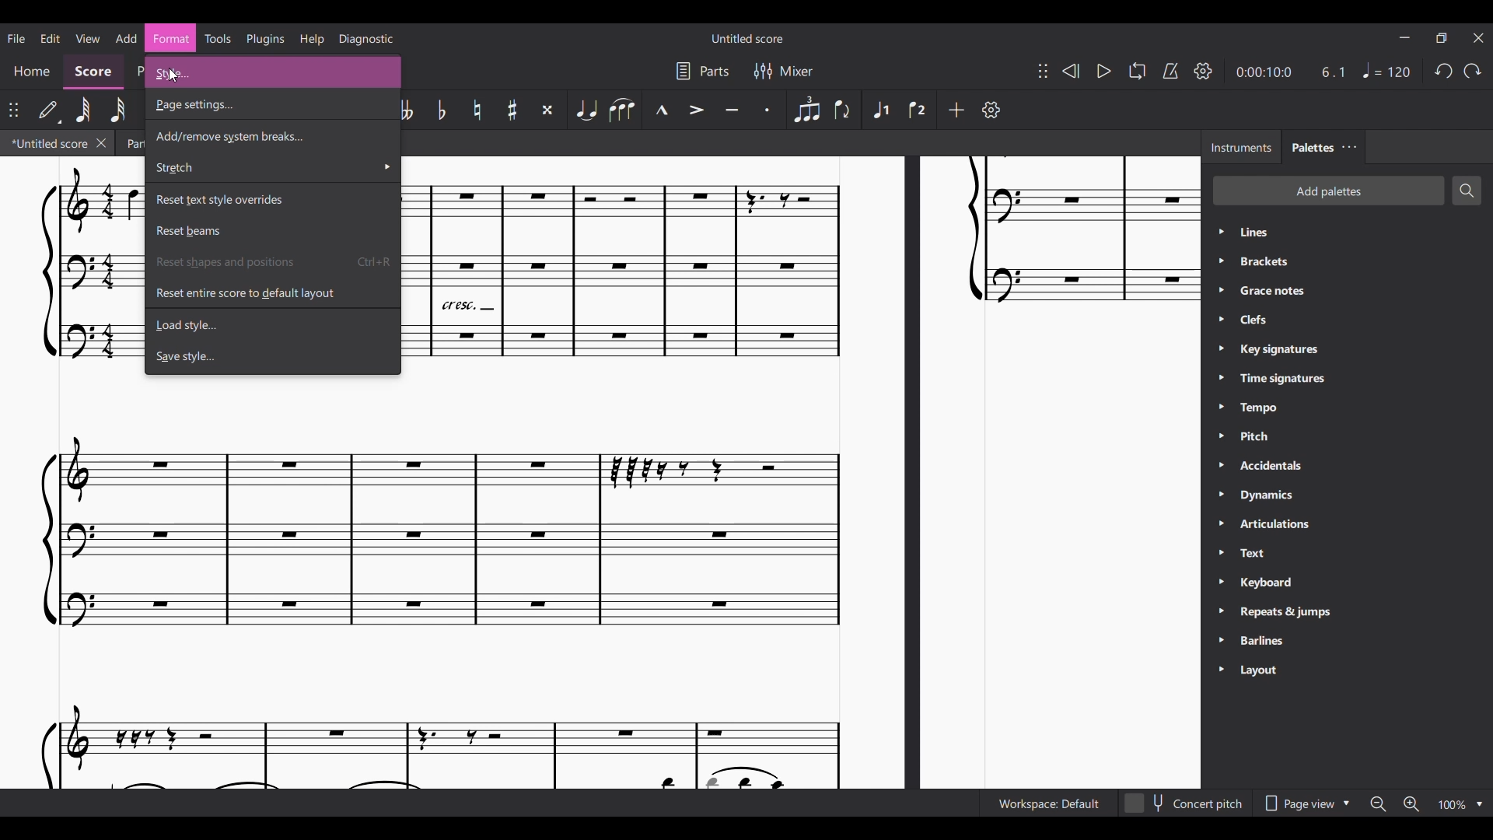  I want to click on 32nd note, so click(119, 110).